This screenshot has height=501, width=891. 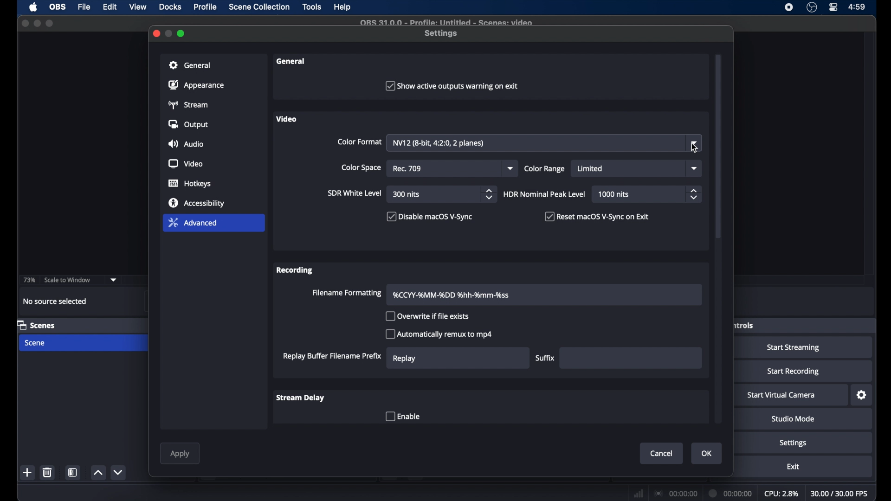 I want to click on start streaming, so click(x=794, y=348).